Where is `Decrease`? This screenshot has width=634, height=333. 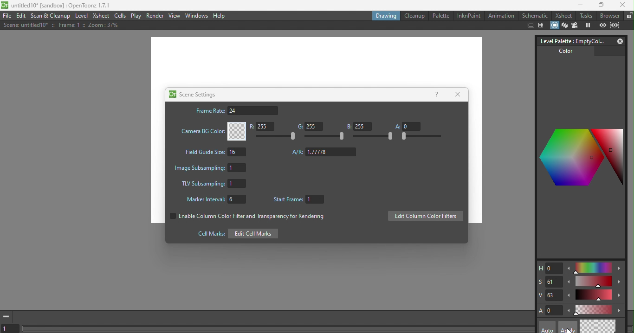 Decrease is located at coordinates (569, 296).